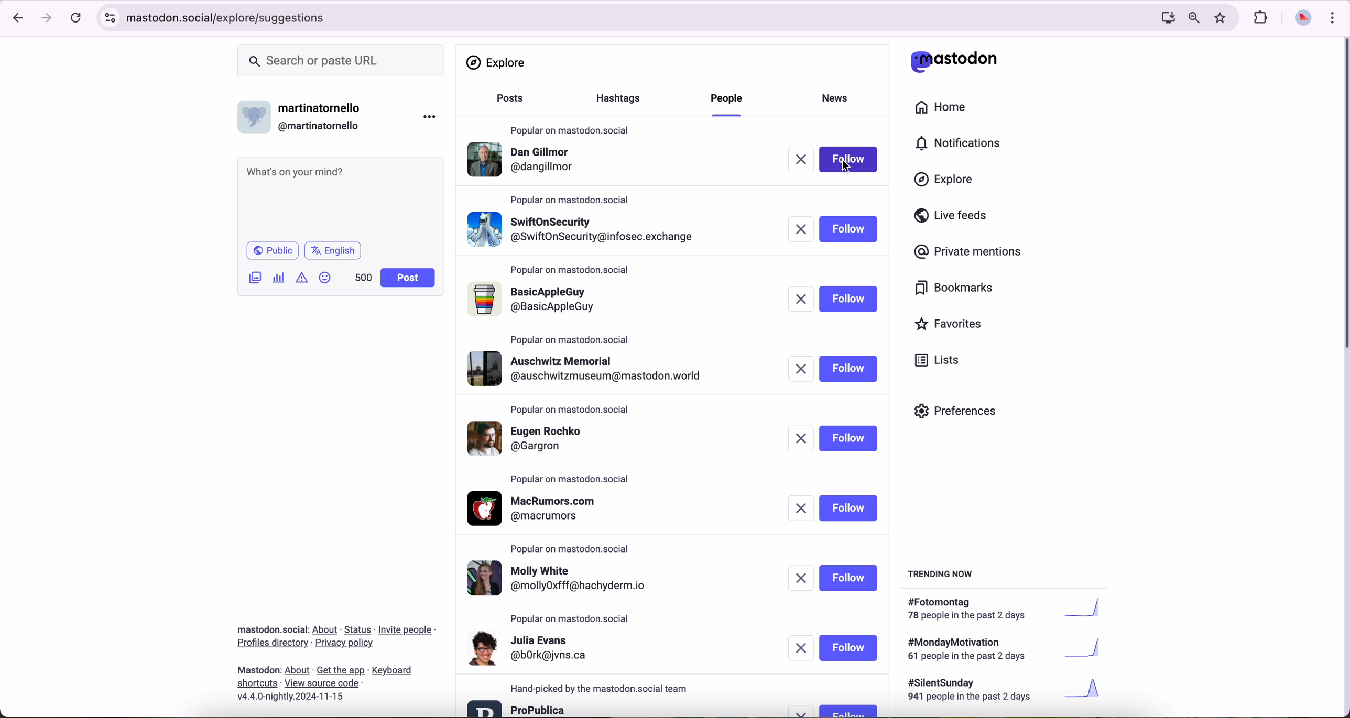 This screenshot has height=718, width=1350. I want to click on customize and control Google Chrome, so click(1331, 17).